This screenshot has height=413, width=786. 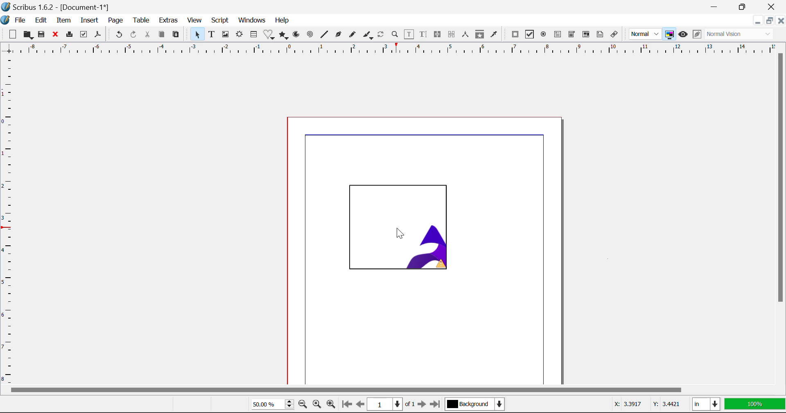 I want to click on Zoom Settings Bar, so click(x=289, y=404).